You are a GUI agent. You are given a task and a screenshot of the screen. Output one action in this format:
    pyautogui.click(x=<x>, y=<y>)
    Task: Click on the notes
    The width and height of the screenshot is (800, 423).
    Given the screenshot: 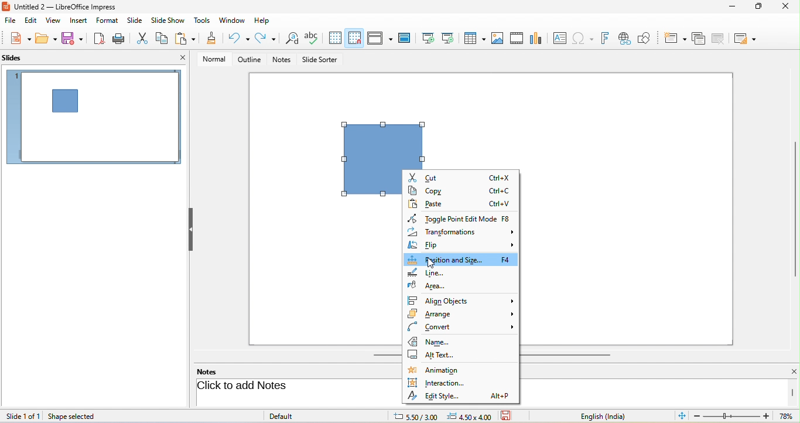 What is the action you would take?
    pyautogui.click(x=283, y=60)
    